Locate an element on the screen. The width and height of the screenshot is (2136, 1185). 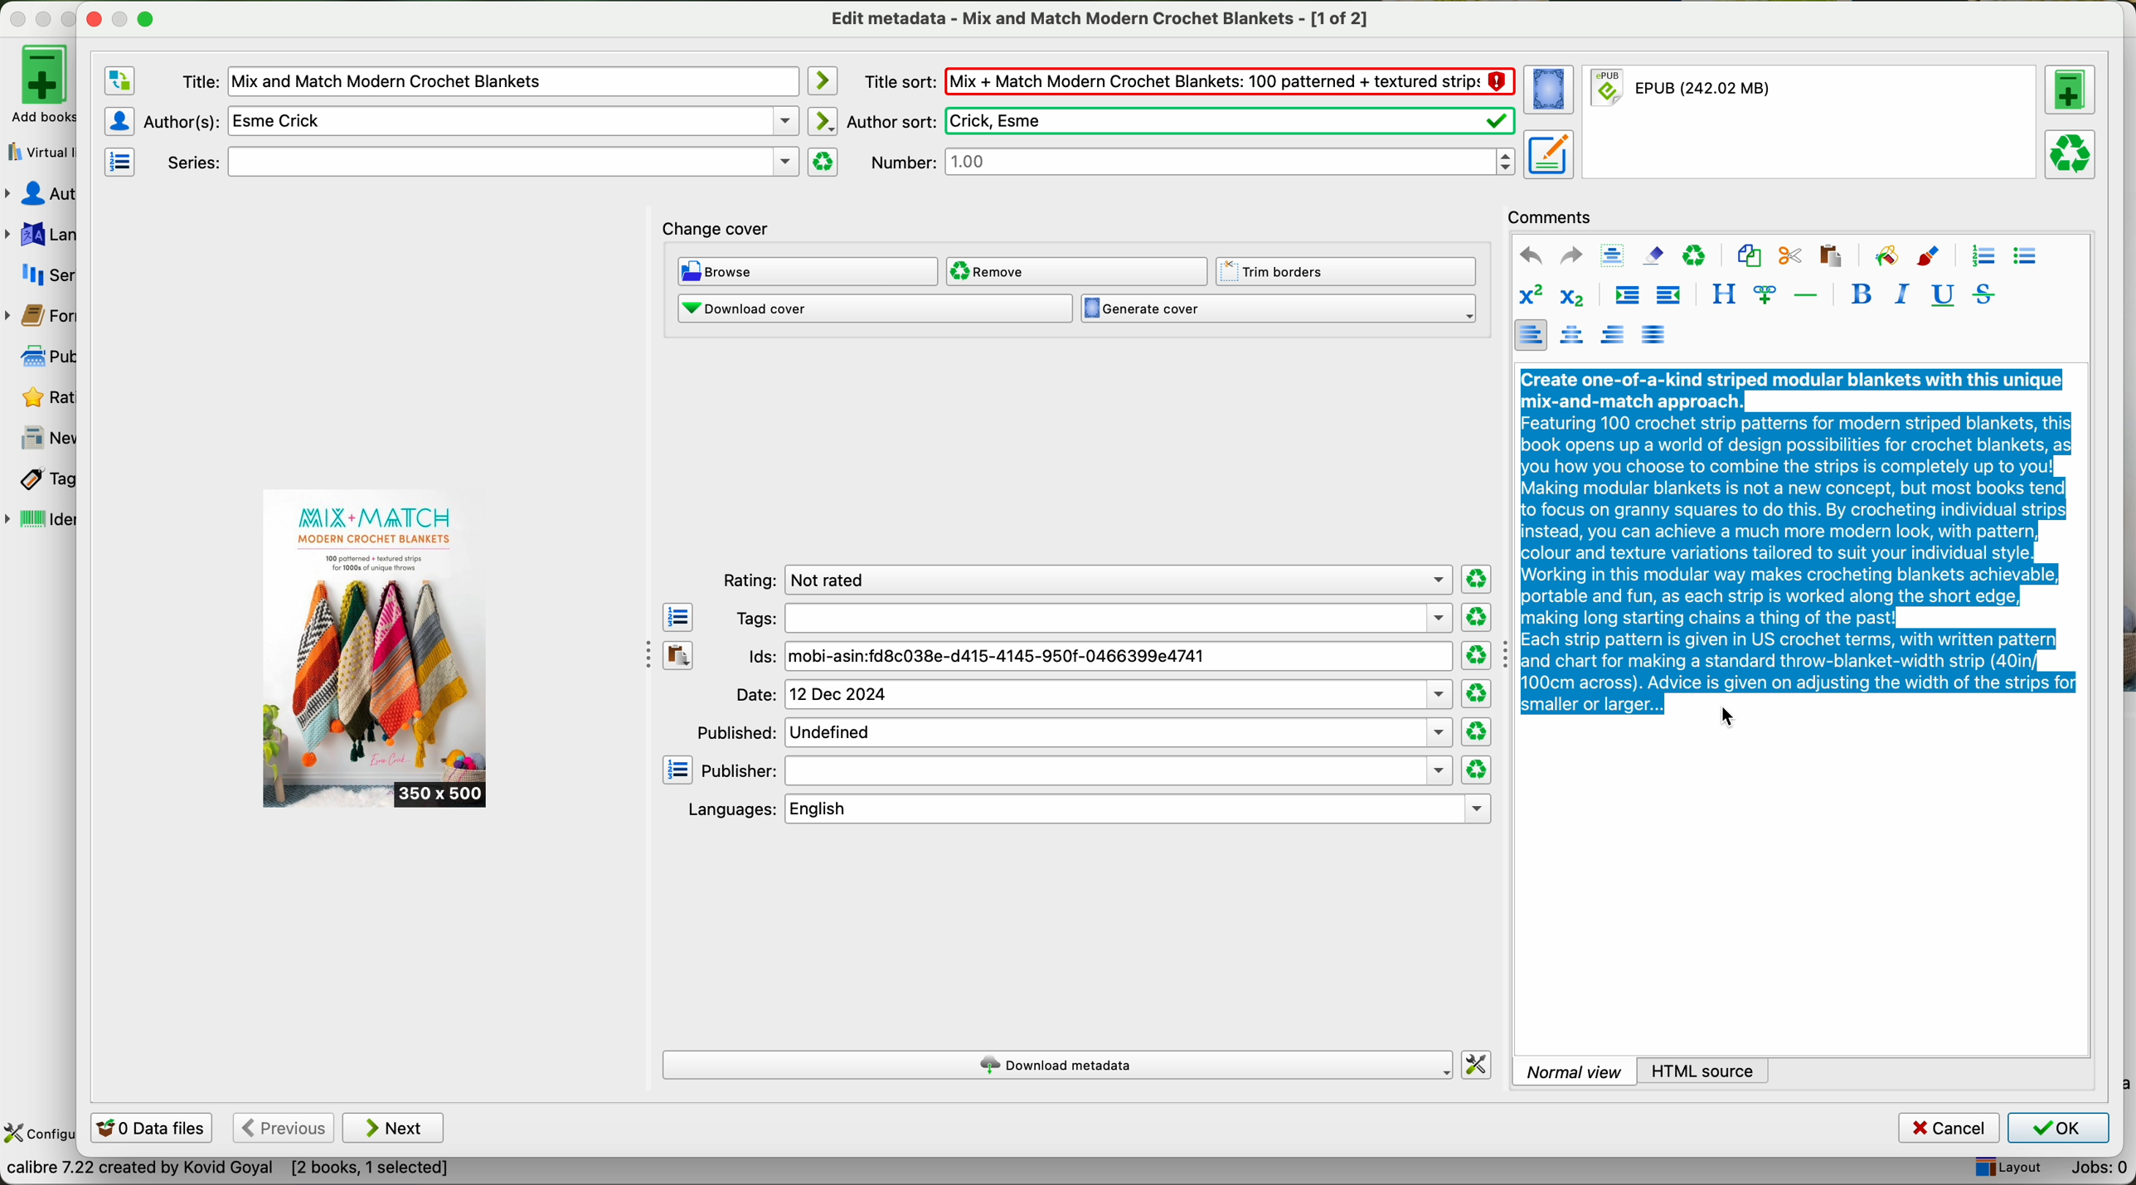
set the cover for the book is located at coordinates (1551, 90).